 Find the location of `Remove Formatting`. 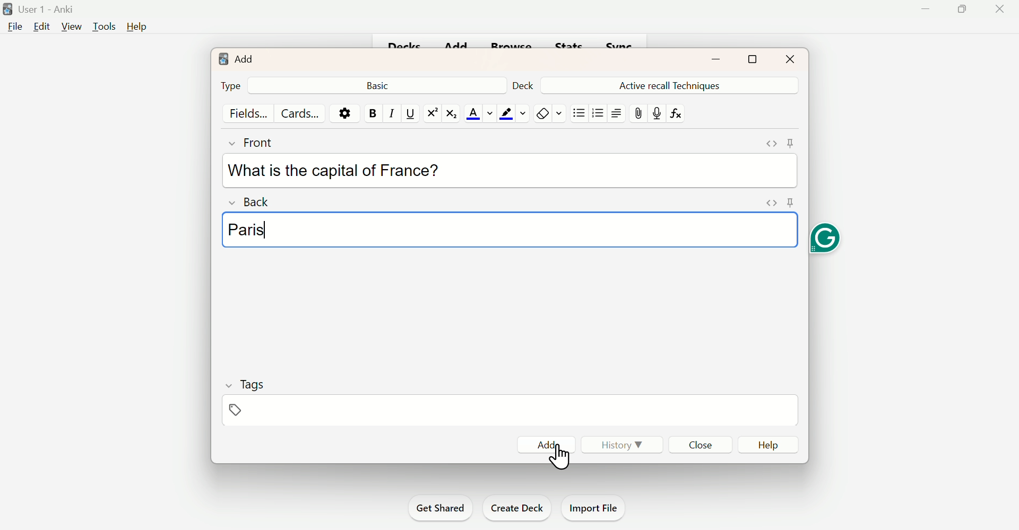

Remove Formatting is located at coordinates (547, 112).